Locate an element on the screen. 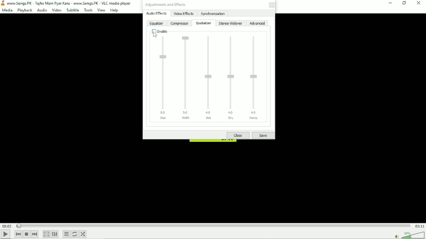  Advanced is located at coordinates (257, 23).